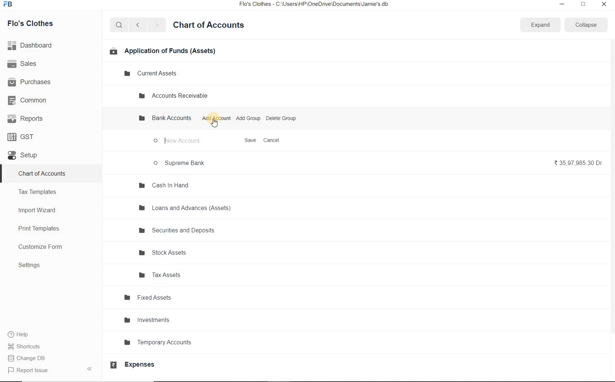 This screenshot has height=382, width=615. What do you see at coordinates (10, 5) in the screenshot?
I see `Frappe Books logo` at bounding box center [10, 5].